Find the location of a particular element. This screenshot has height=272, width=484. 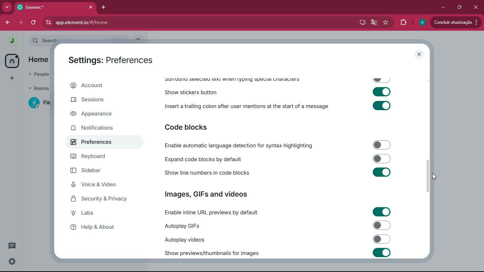

code blocks  is located at coordinates (190, 126).